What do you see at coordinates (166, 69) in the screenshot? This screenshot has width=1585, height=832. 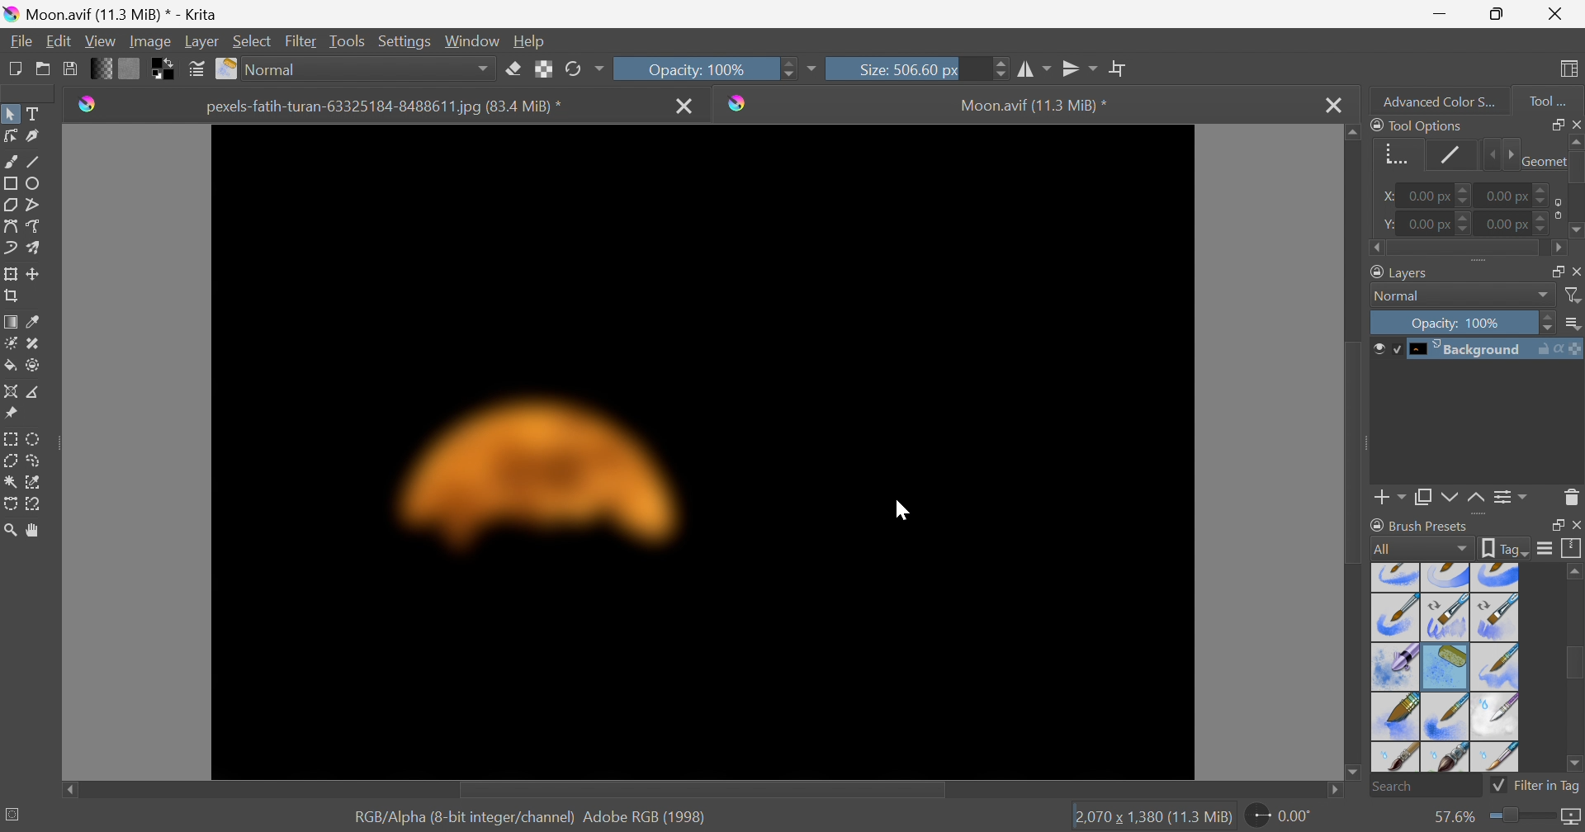 I see `Swap foreground and background colors` at bounding box center [166, 69].